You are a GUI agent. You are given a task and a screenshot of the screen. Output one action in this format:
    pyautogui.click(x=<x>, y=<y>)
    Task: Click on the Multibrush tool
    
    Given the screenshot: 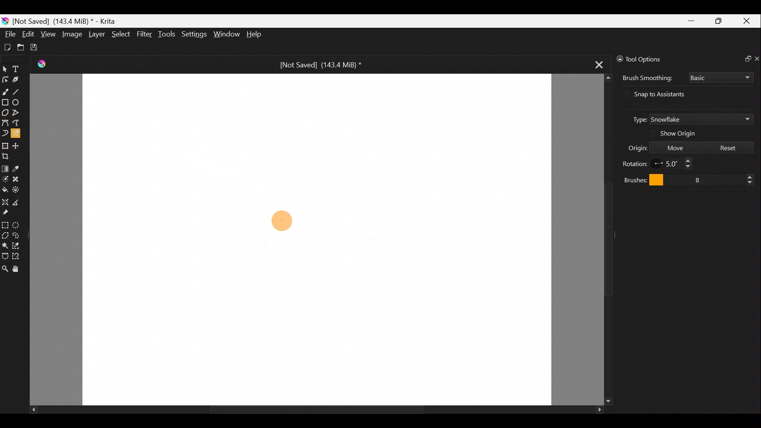 What is the action you would take?
    pyautogui.click(x=17, y=136)
    